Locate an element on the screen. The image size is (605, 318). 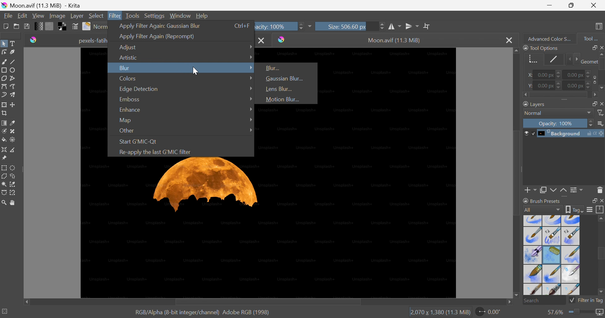
View or change the layer properties is located at coordinates (577, 191).